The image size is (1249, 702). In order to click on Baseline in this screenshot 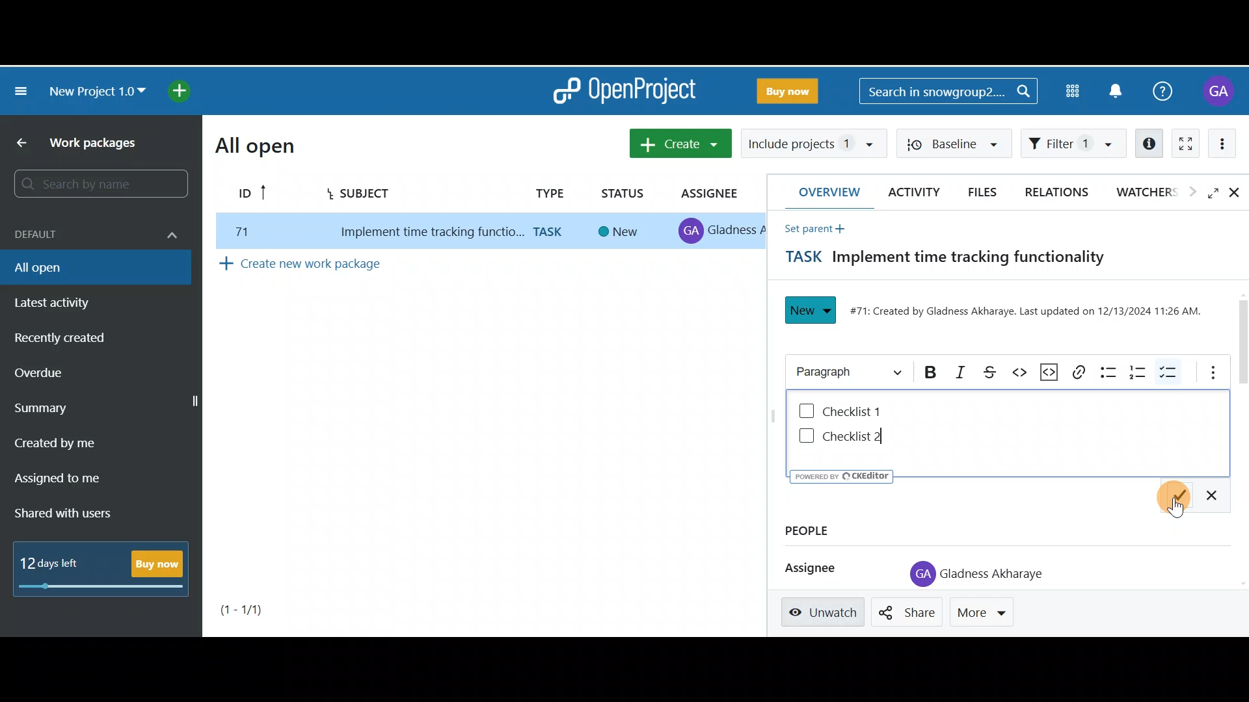, I will do `click(960, 144)`.